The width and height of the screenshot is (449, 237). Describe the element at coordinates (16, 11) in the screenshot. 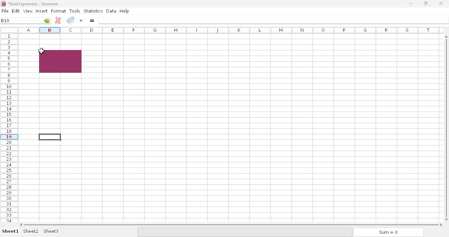

I see `edit` at that location.